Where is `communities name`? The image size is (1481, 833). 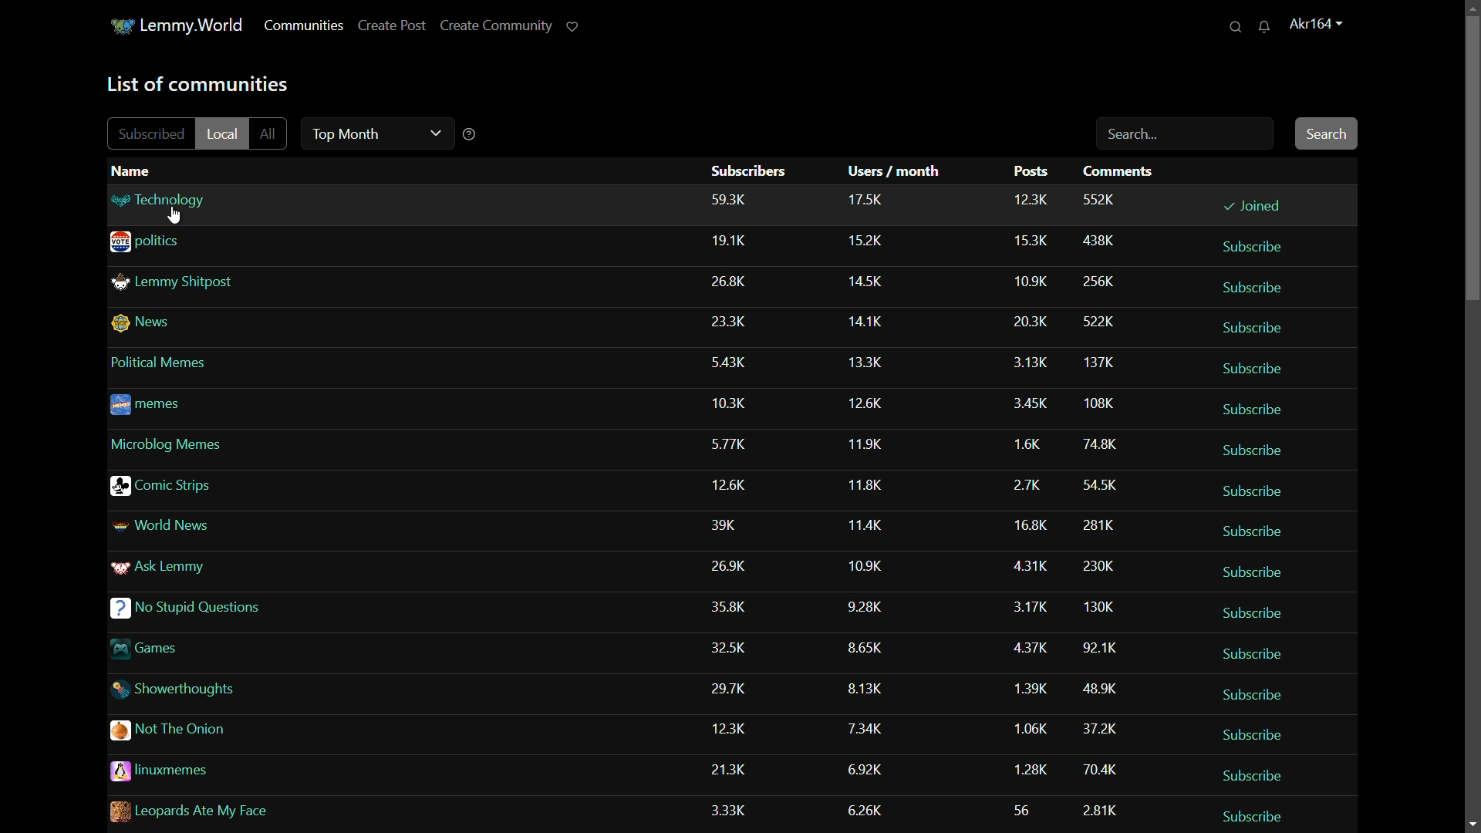 communities name is located at coordinates (164, 323).